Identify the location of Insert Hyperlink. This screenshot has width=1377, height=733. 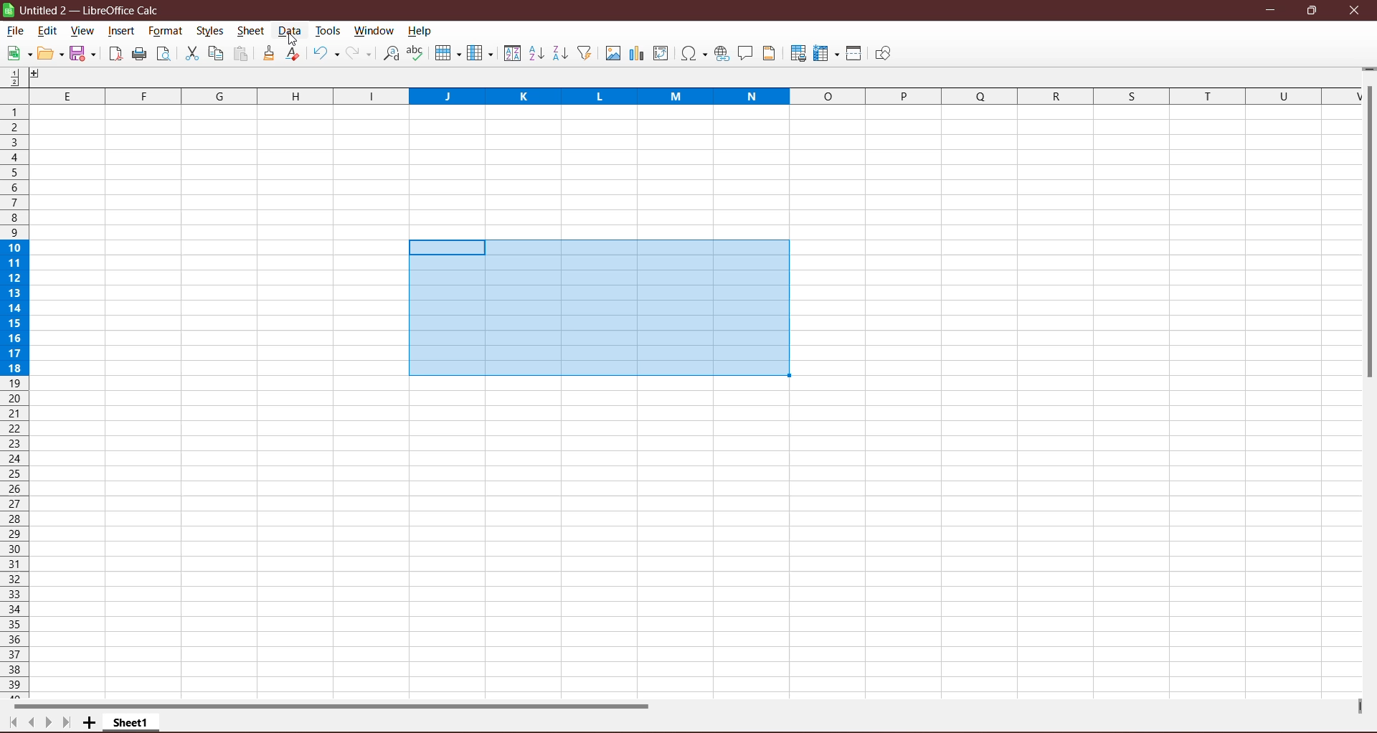
(721, 54).